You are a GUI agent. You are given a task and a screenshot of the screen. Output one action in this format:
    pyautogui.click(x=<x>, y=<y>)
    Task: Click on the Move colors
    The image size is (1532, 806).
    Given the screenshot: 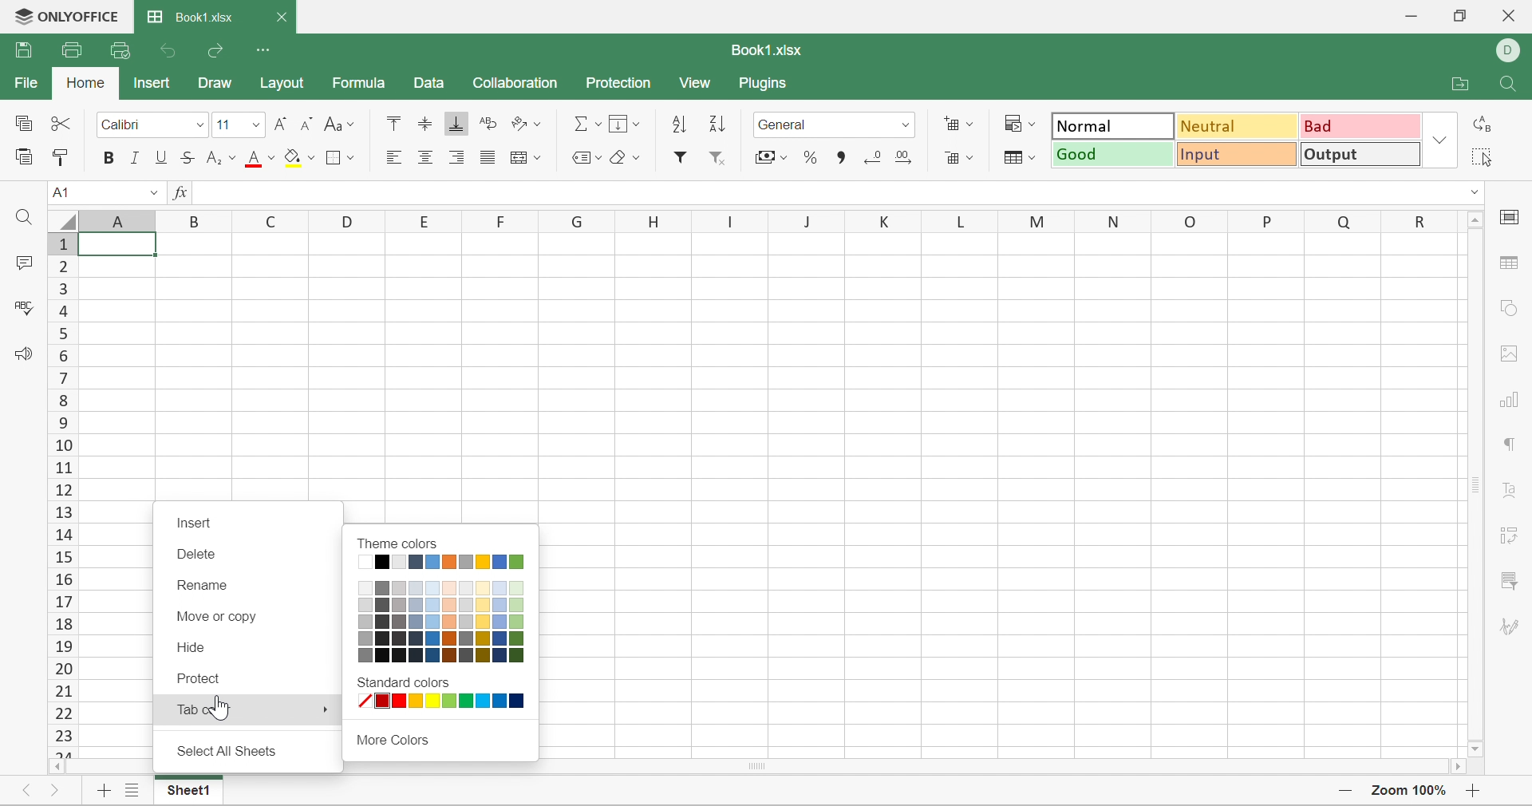 What is the action you would take?
    pyautogui.click(x=391, y=739)
    